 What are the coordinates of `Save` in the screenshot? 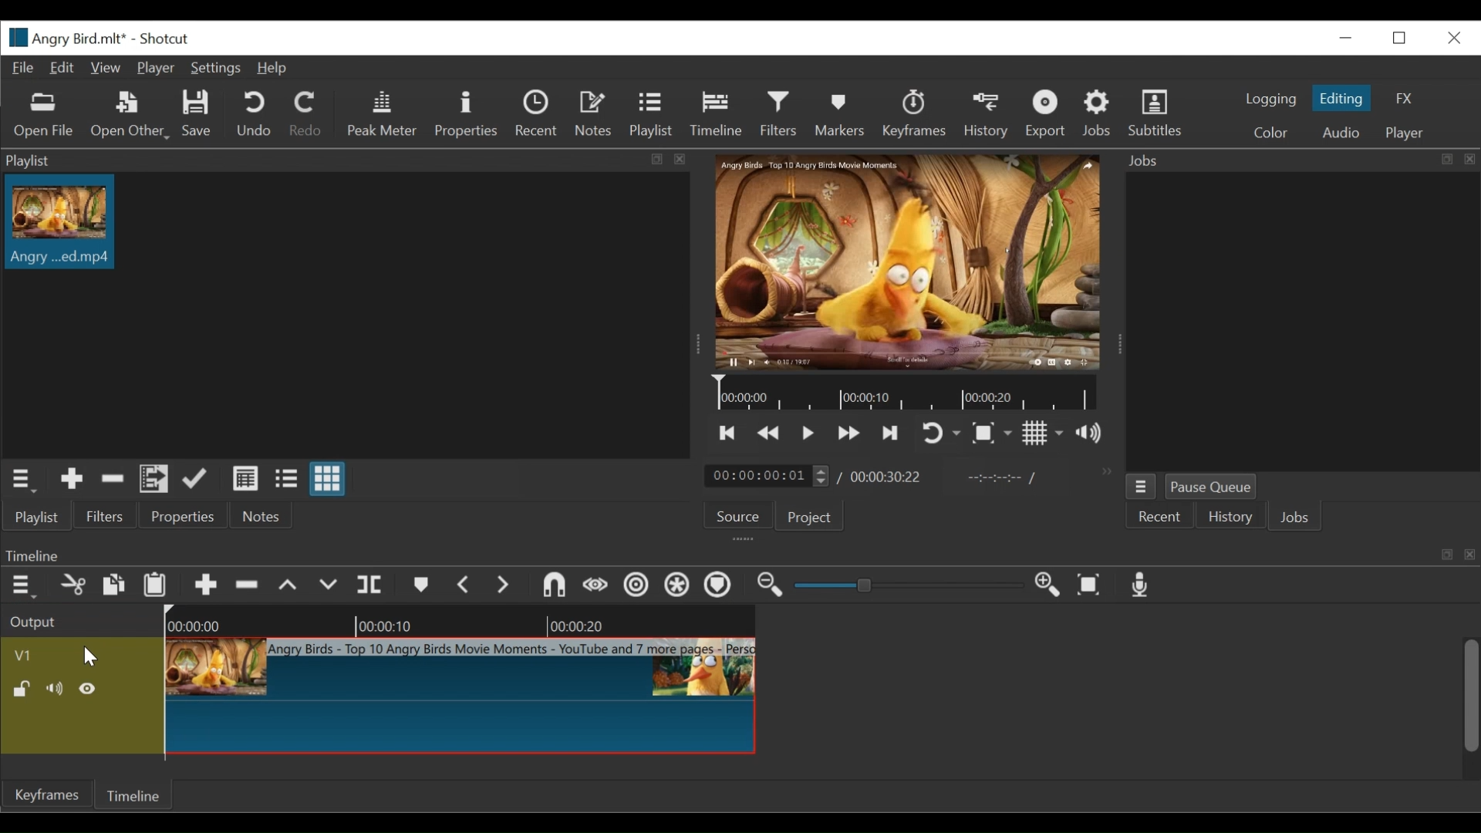 It's located at (201, 116).